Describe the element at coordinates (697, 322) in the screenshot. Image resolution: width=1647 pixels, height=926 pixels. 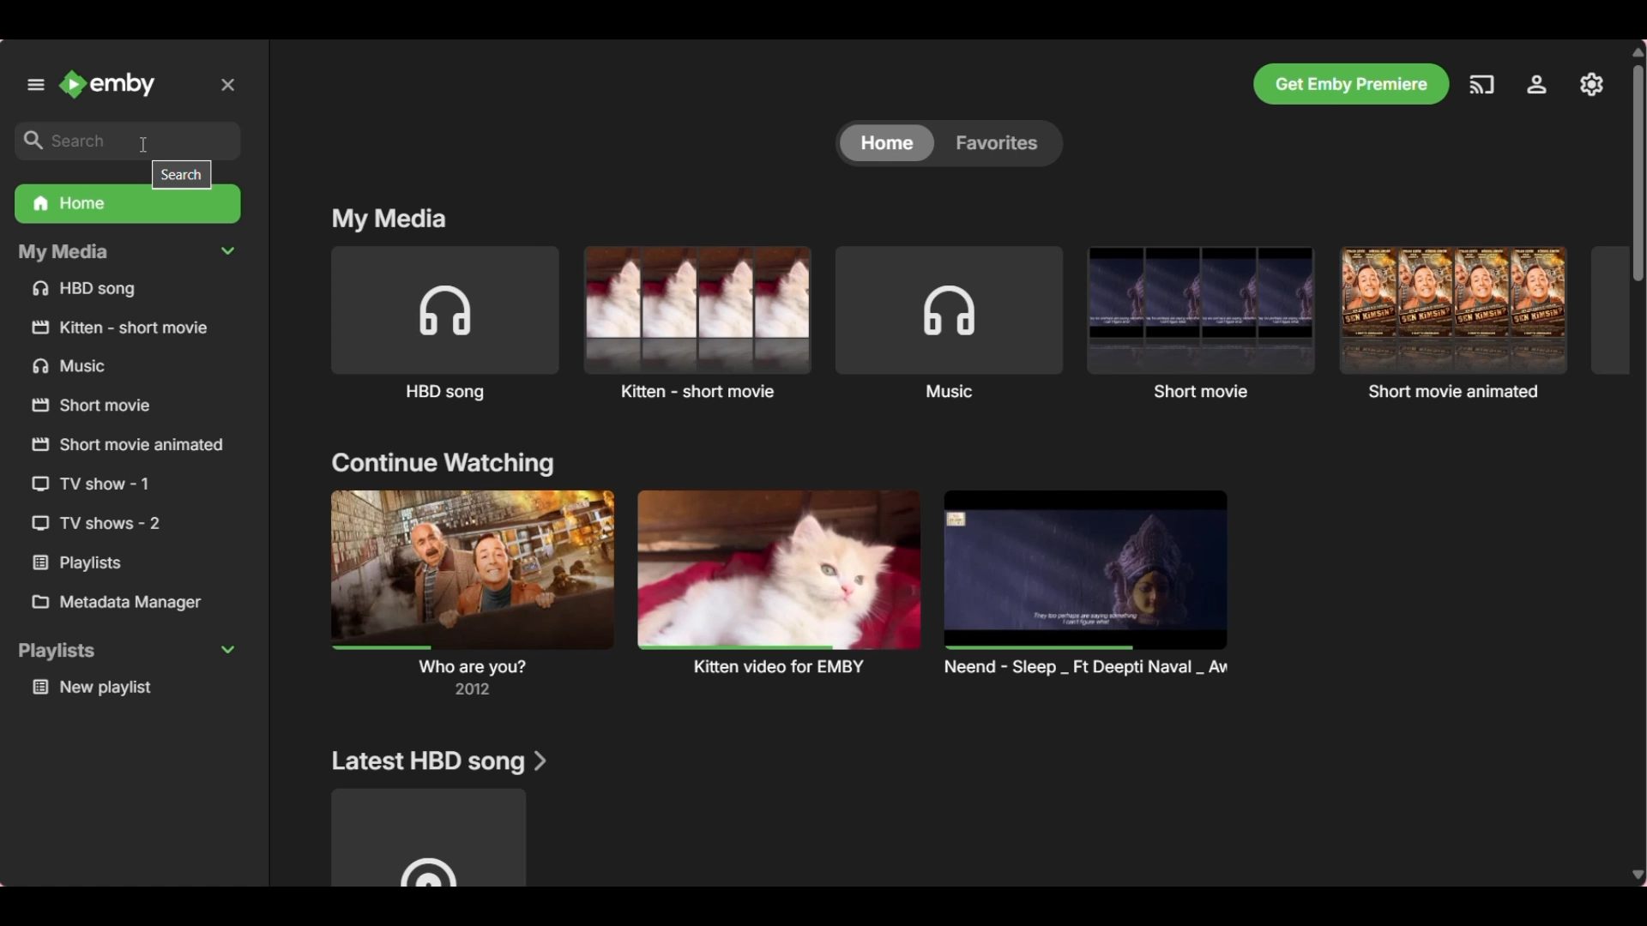
I see `Kitten short movie` at that location.